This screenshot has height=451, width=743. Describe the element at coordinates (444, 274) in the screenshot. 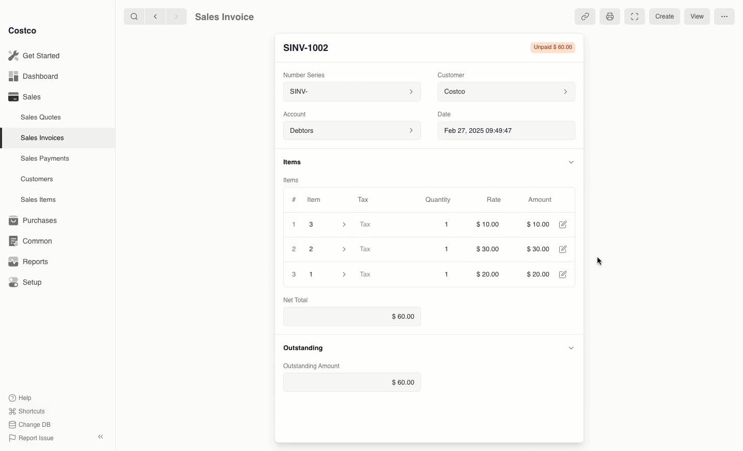

I see `1` at that location.